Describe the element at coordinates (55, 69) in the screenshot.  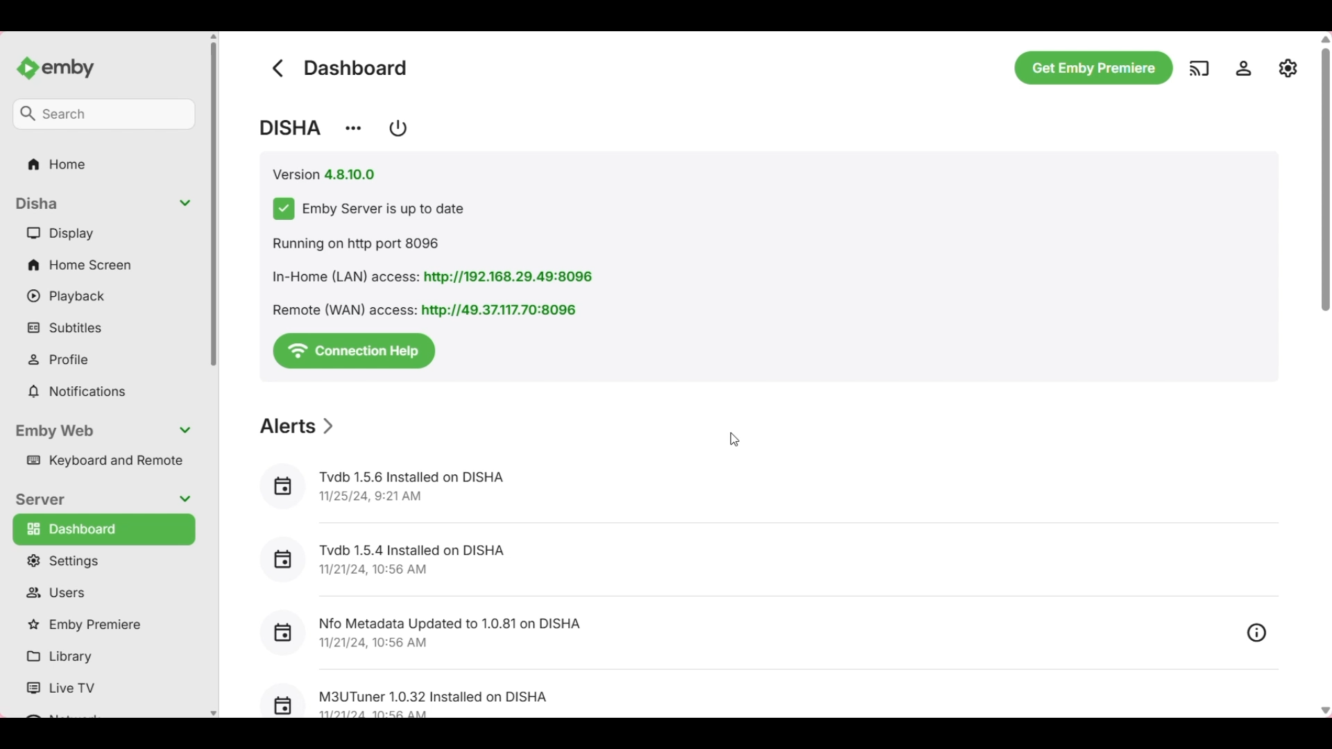
I see `Go to home button/Name and image of Emby` at that location.